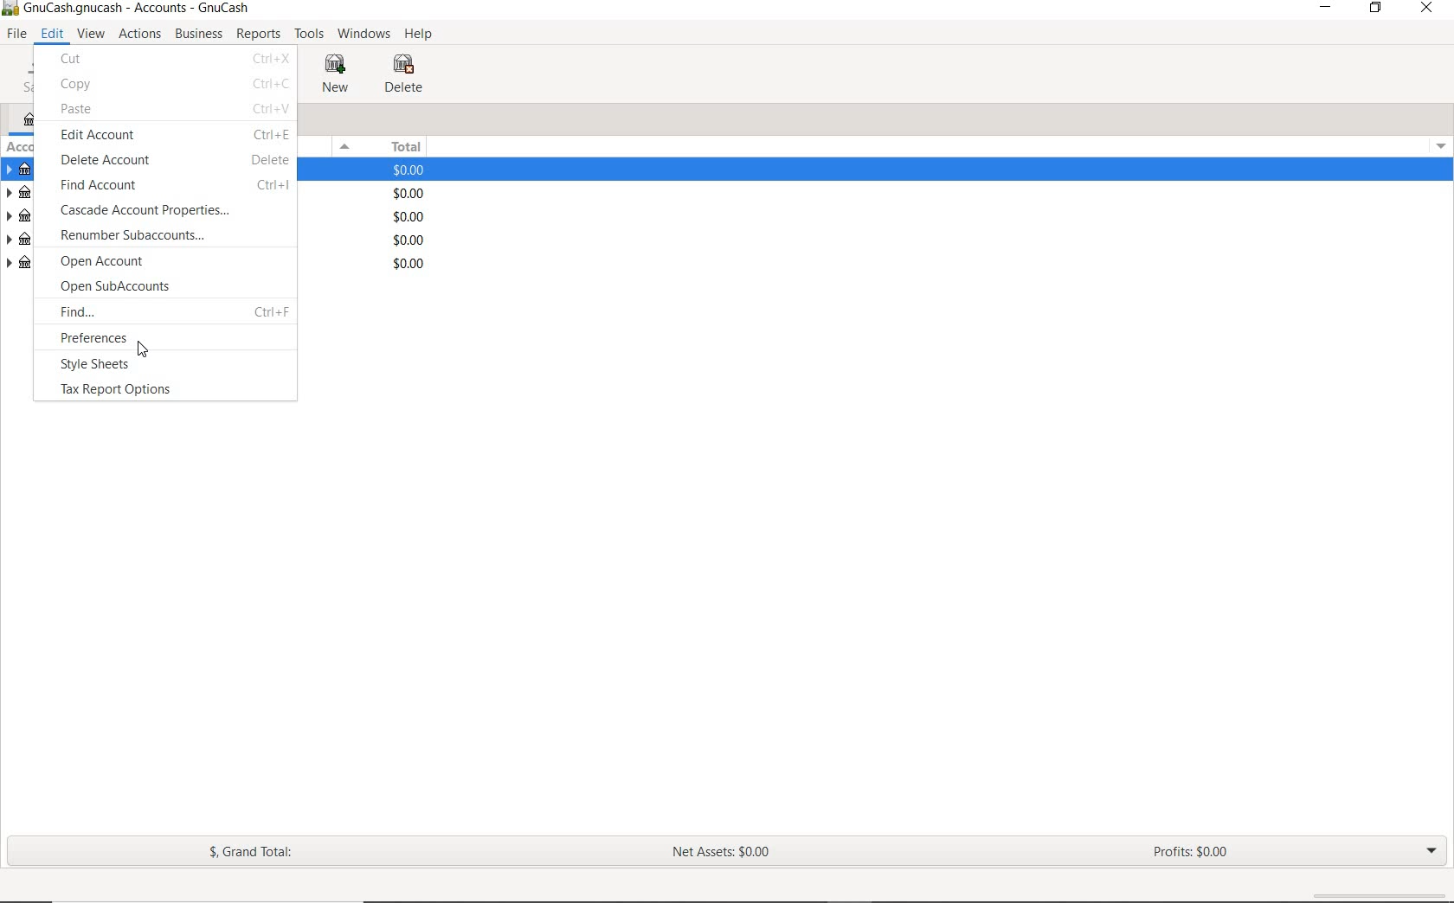 The width and height of the screenshot is (1454, 903). What do you see at coordinates (158, 234) in the screenshot?
I see `RENUMBER SUBACCOUNTS` at bounding box center [158, 234].